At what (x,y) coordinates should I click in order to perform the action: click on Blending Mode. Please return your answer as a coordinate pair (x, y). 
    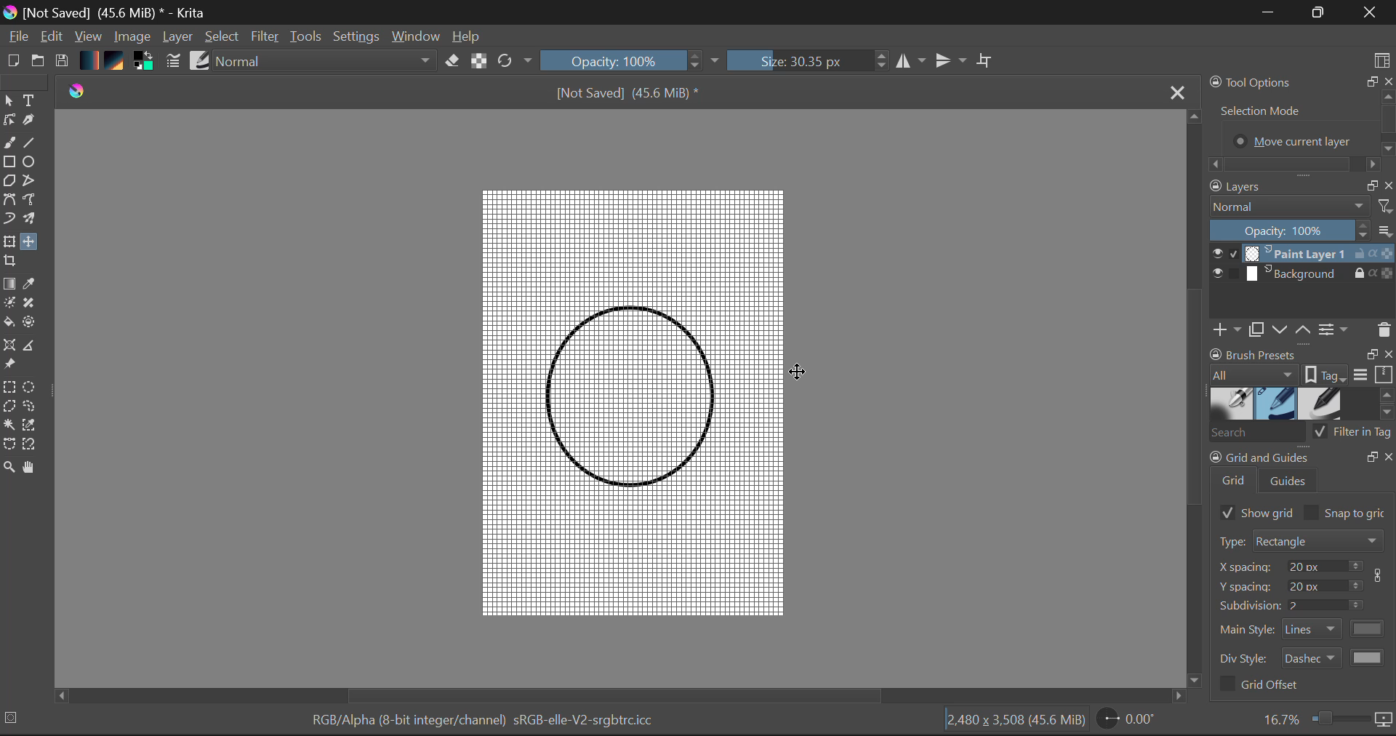
    Looking at the image, I should click on (1301, 207).